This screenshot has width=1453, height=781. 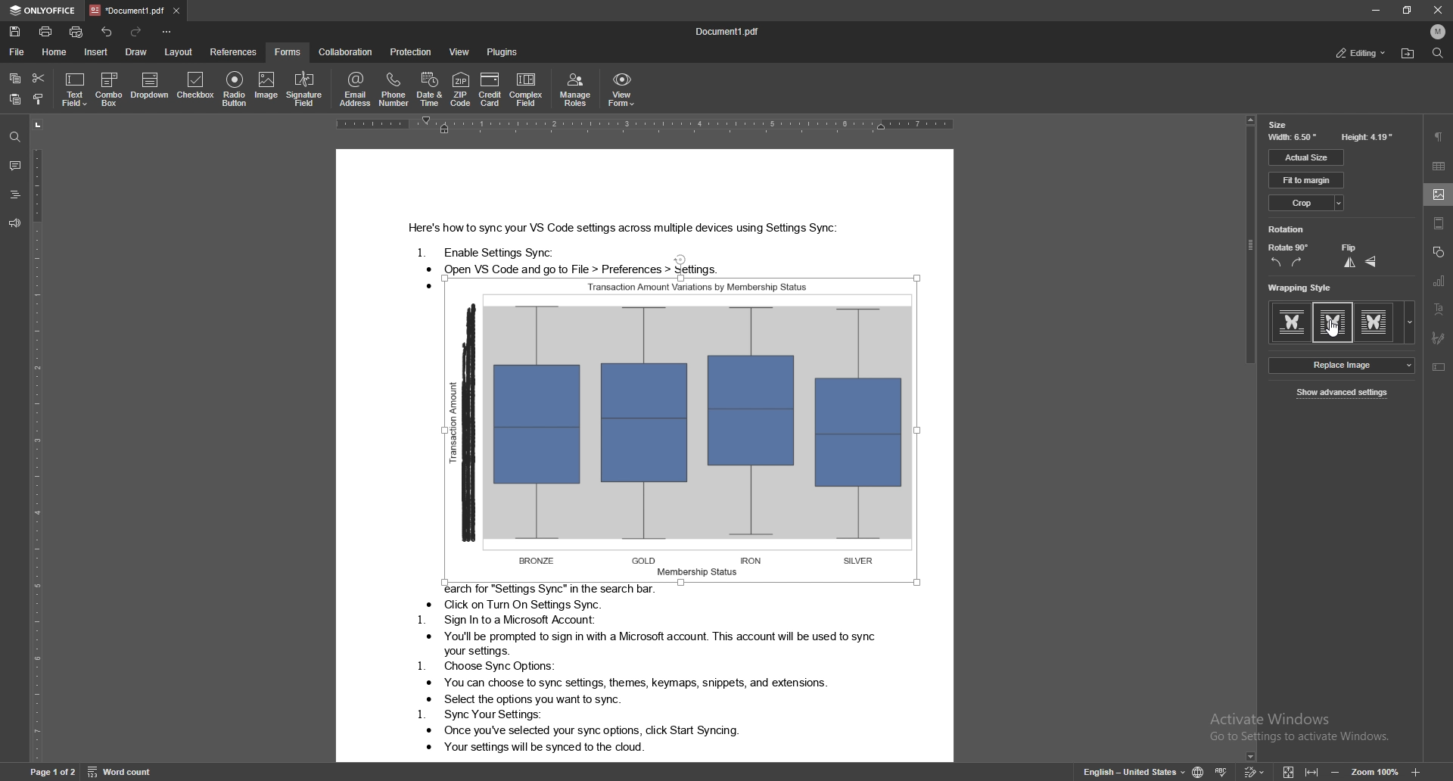 I want to click on protection, so click(x=411, y=51).